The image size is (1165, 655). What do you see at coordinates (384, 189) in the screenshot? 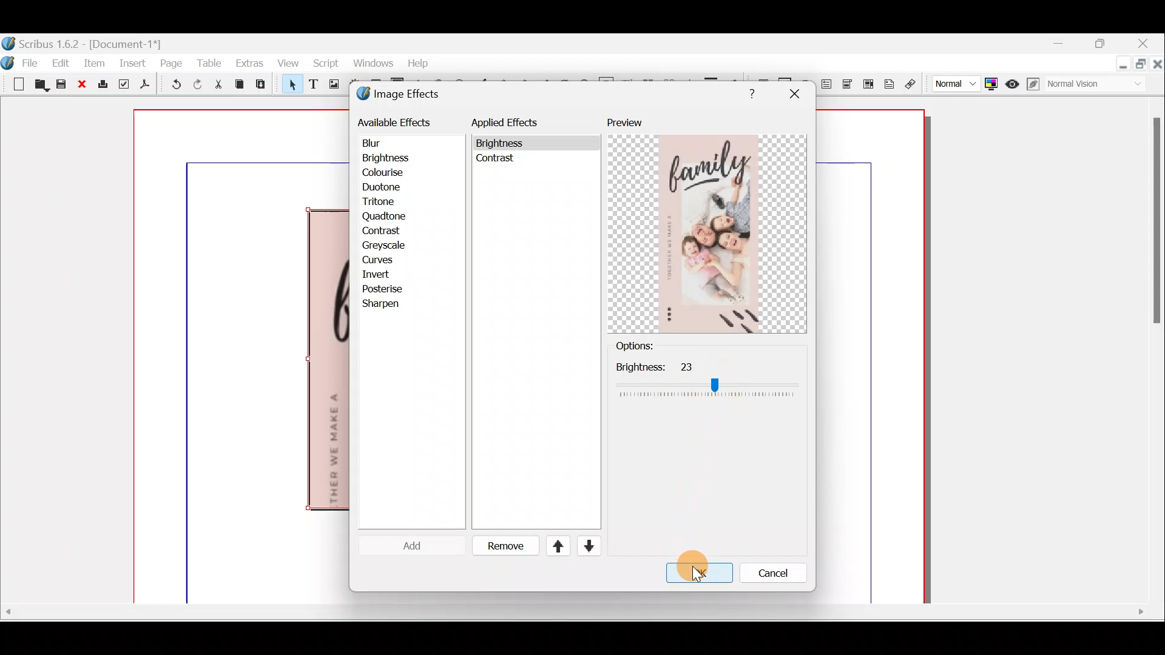
I see `Duotone` at bounding box center [384, 189].